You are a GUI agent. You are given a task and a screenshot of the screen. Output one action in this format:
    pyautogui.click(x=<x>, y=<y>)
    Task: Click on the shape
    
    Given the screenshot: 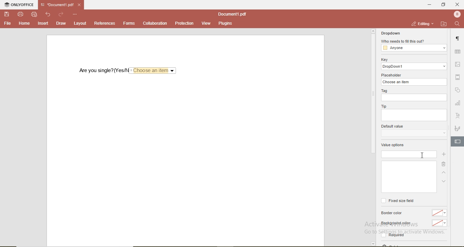 What is the action you would take?
    pyautogui.click(x=459, y=91)
    